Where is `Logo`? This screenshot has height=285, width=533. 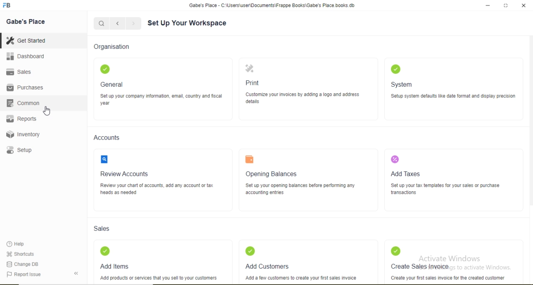 Logo is located at coordinates (105, 251).